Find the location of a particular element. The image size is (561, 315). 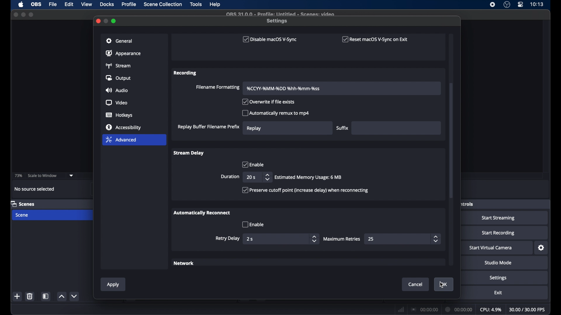

close is located at coordinates (16, 15).